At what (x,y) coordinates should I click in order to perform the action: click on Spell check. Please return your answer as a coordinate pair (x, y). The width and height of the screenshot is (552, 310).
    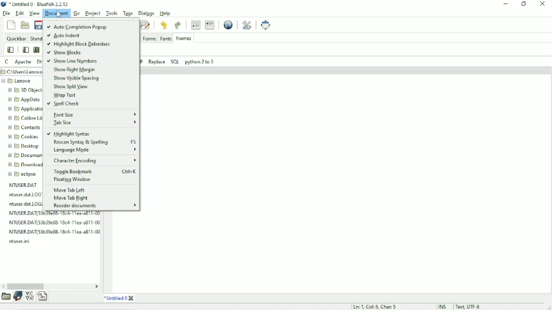
    Looking at the image, I should click on (65, 105).